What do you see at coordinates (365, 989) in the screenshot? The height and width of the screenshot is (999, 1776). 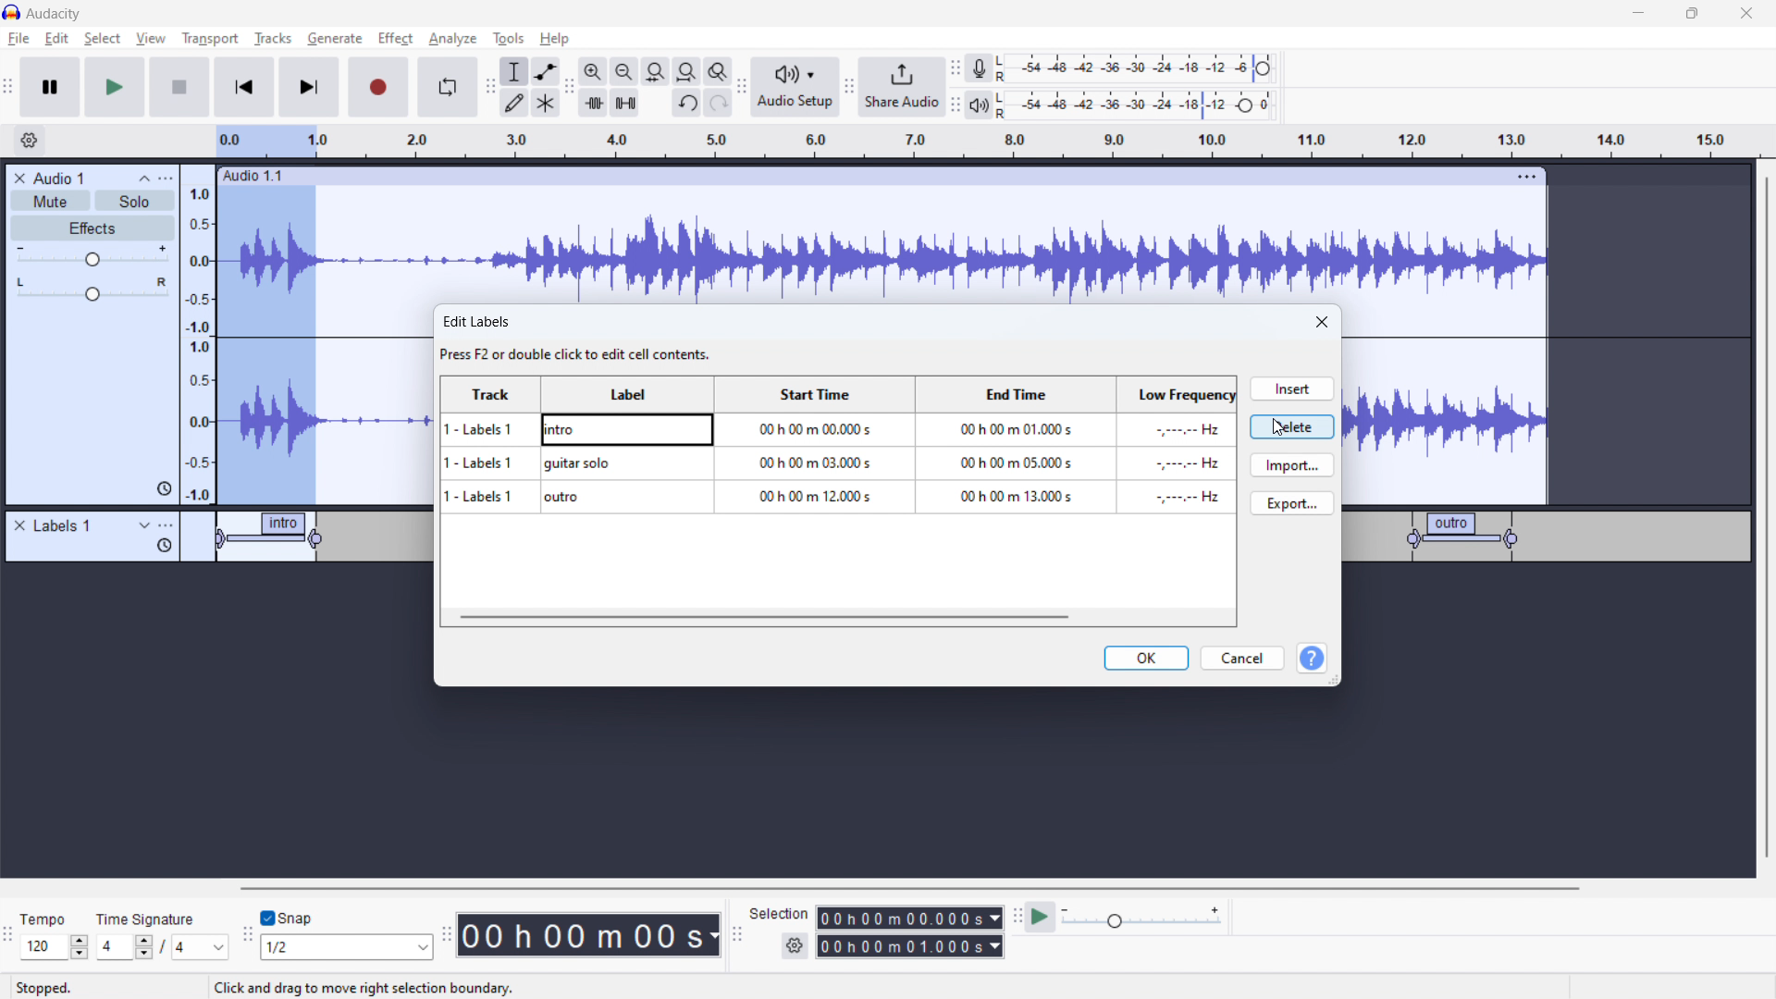 I see `Click and drag to move right selection boundary.` at bounding box center [365, 989].